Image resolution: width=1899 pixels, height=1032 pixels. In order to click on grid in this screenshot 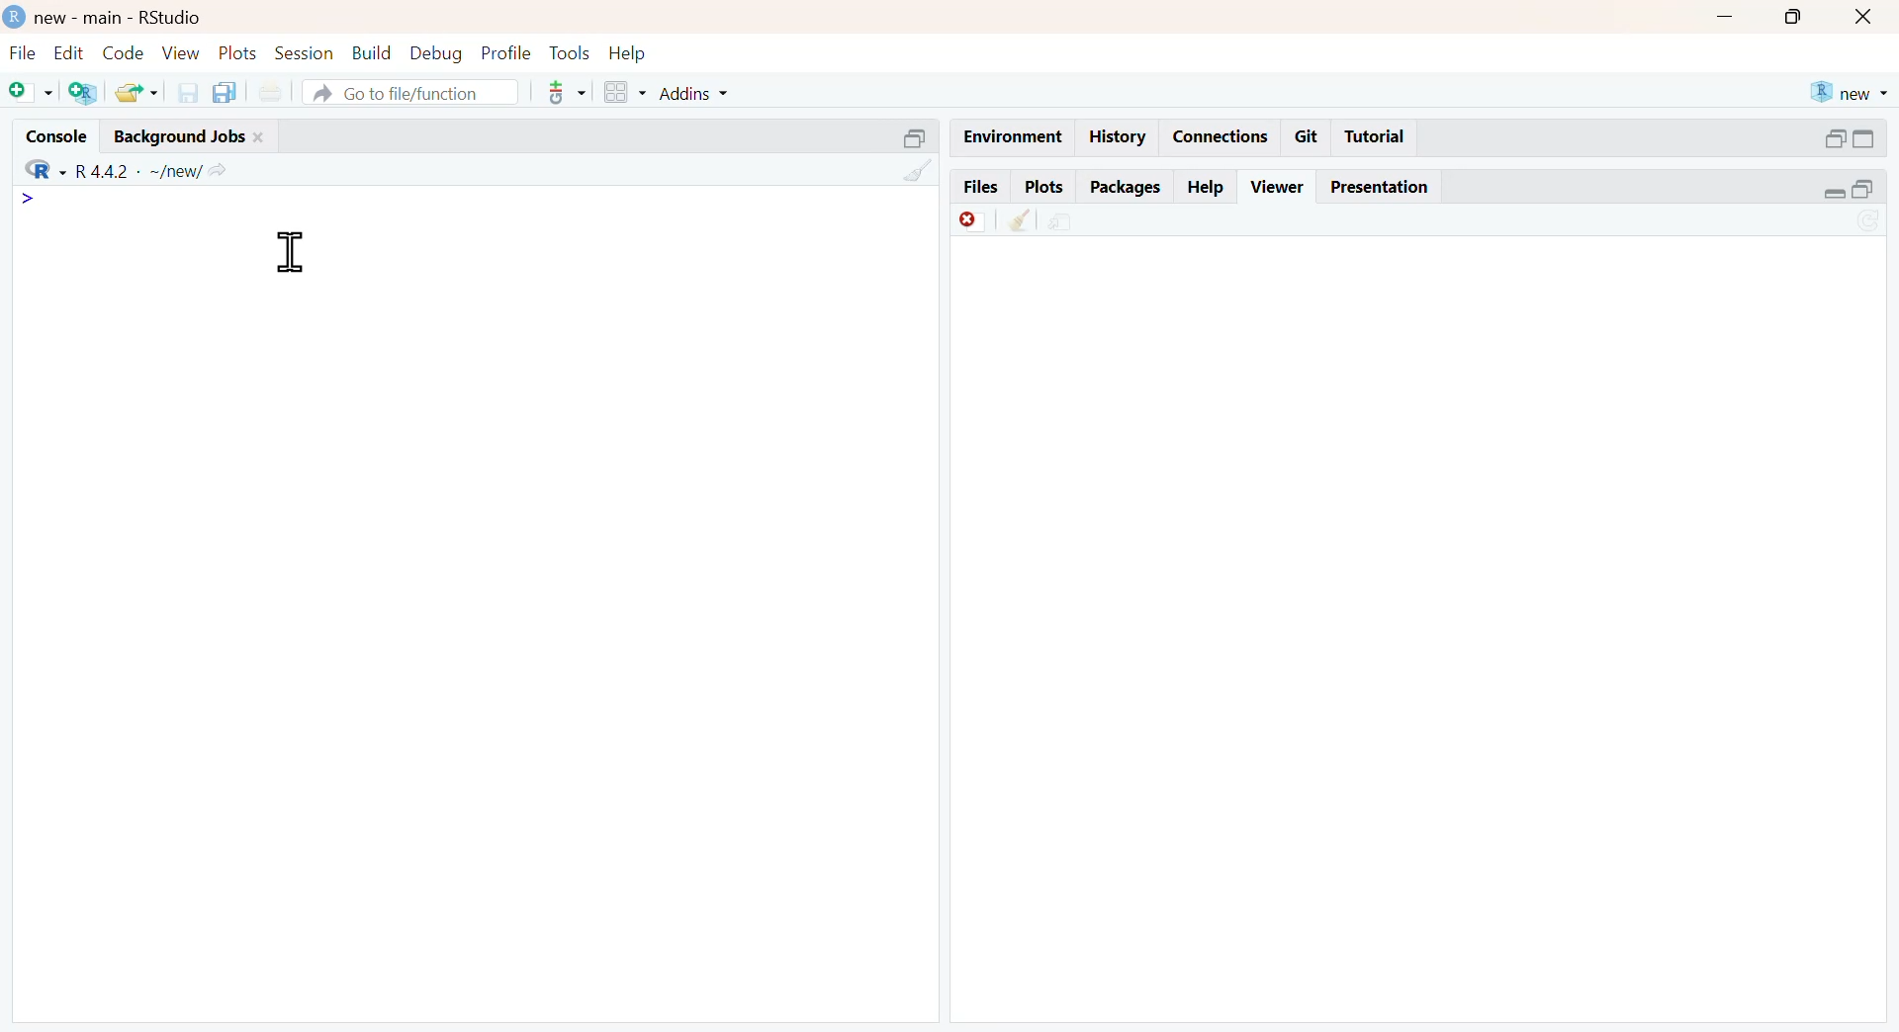, I will do `click(627, 91)`.